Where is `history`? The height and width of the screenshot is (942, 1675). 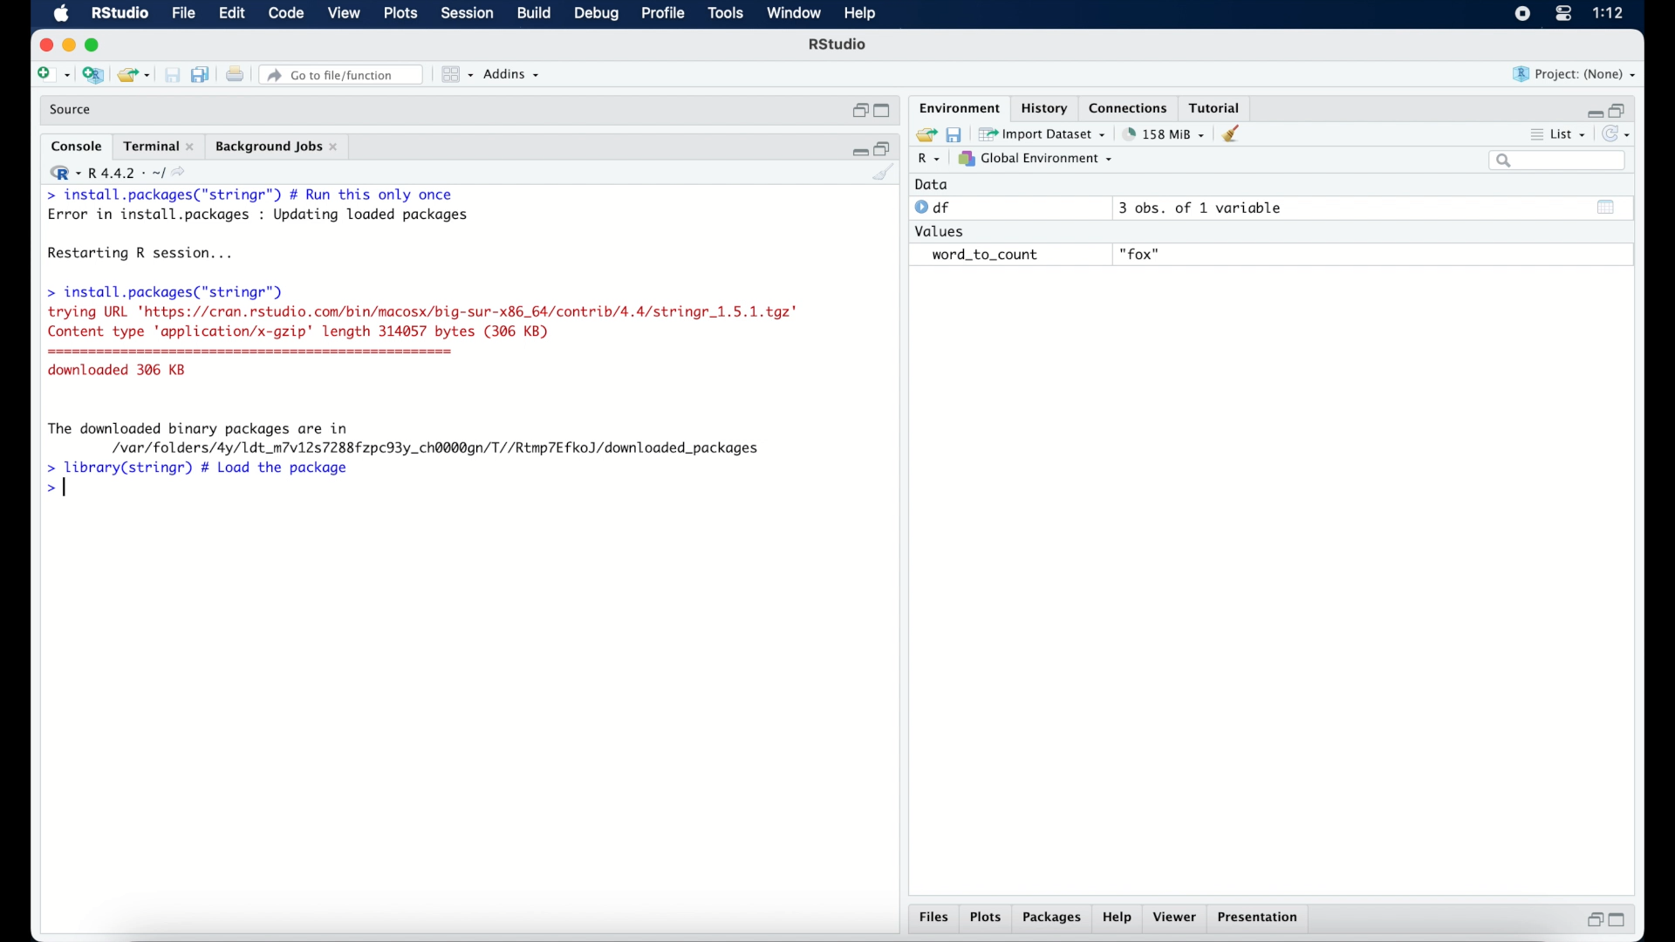 history is located at coordinates (1043, 108).